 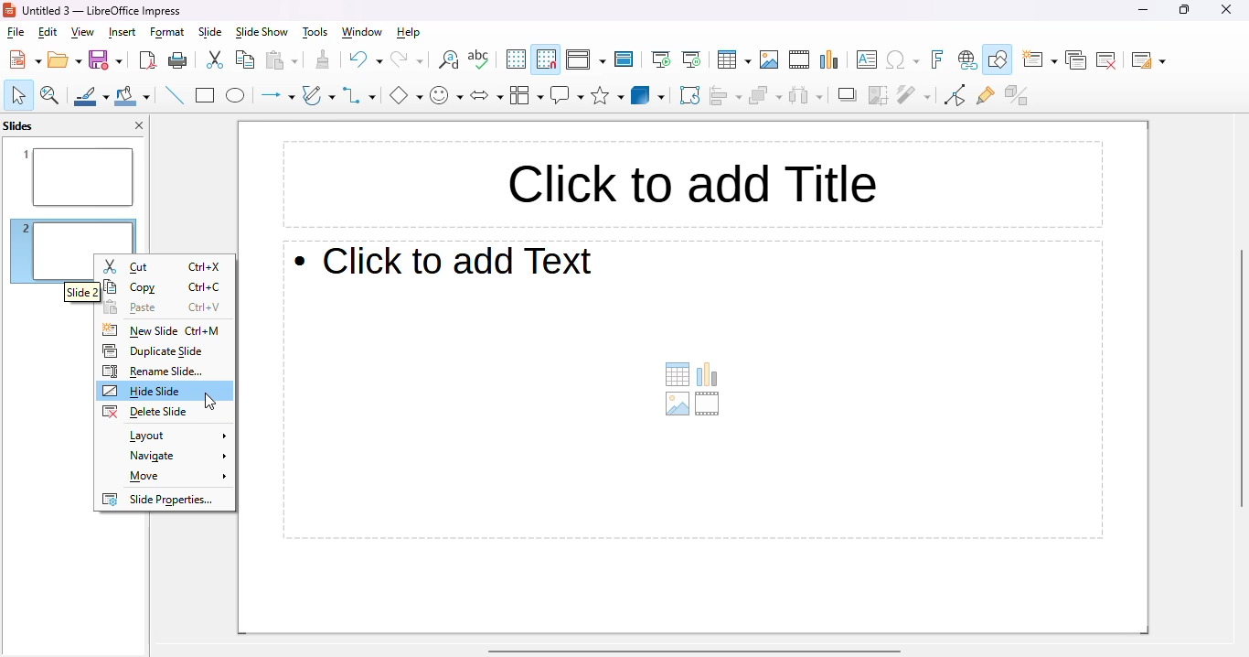 I want to click on slides, so click(x=18, y=125).